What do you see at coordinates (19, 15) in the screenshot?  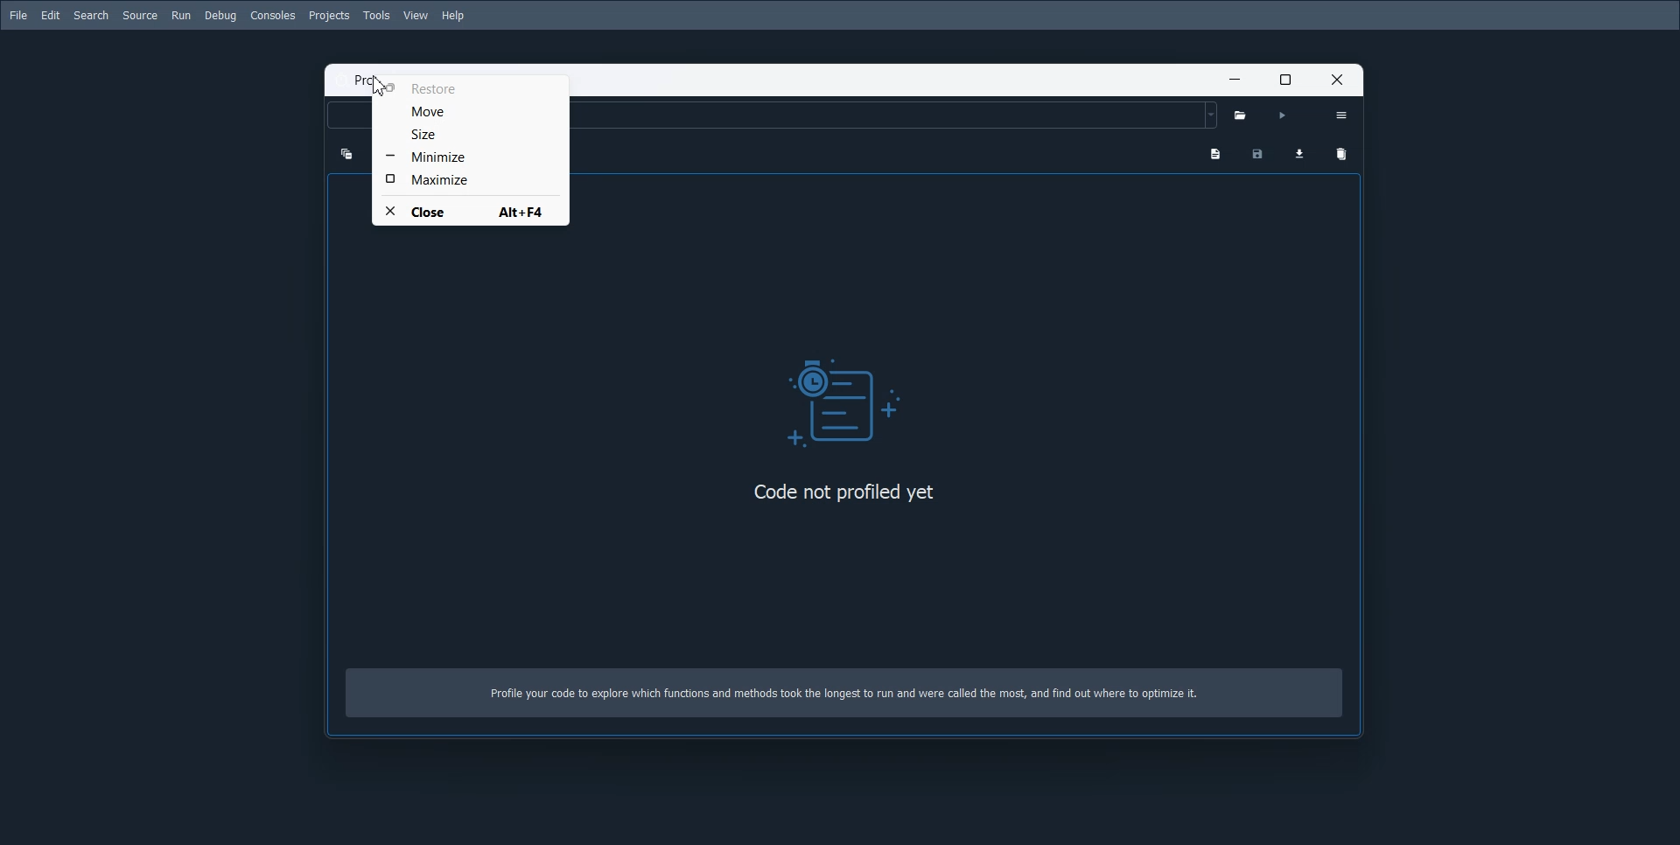 I see `File` at bounding box center [19, 15].